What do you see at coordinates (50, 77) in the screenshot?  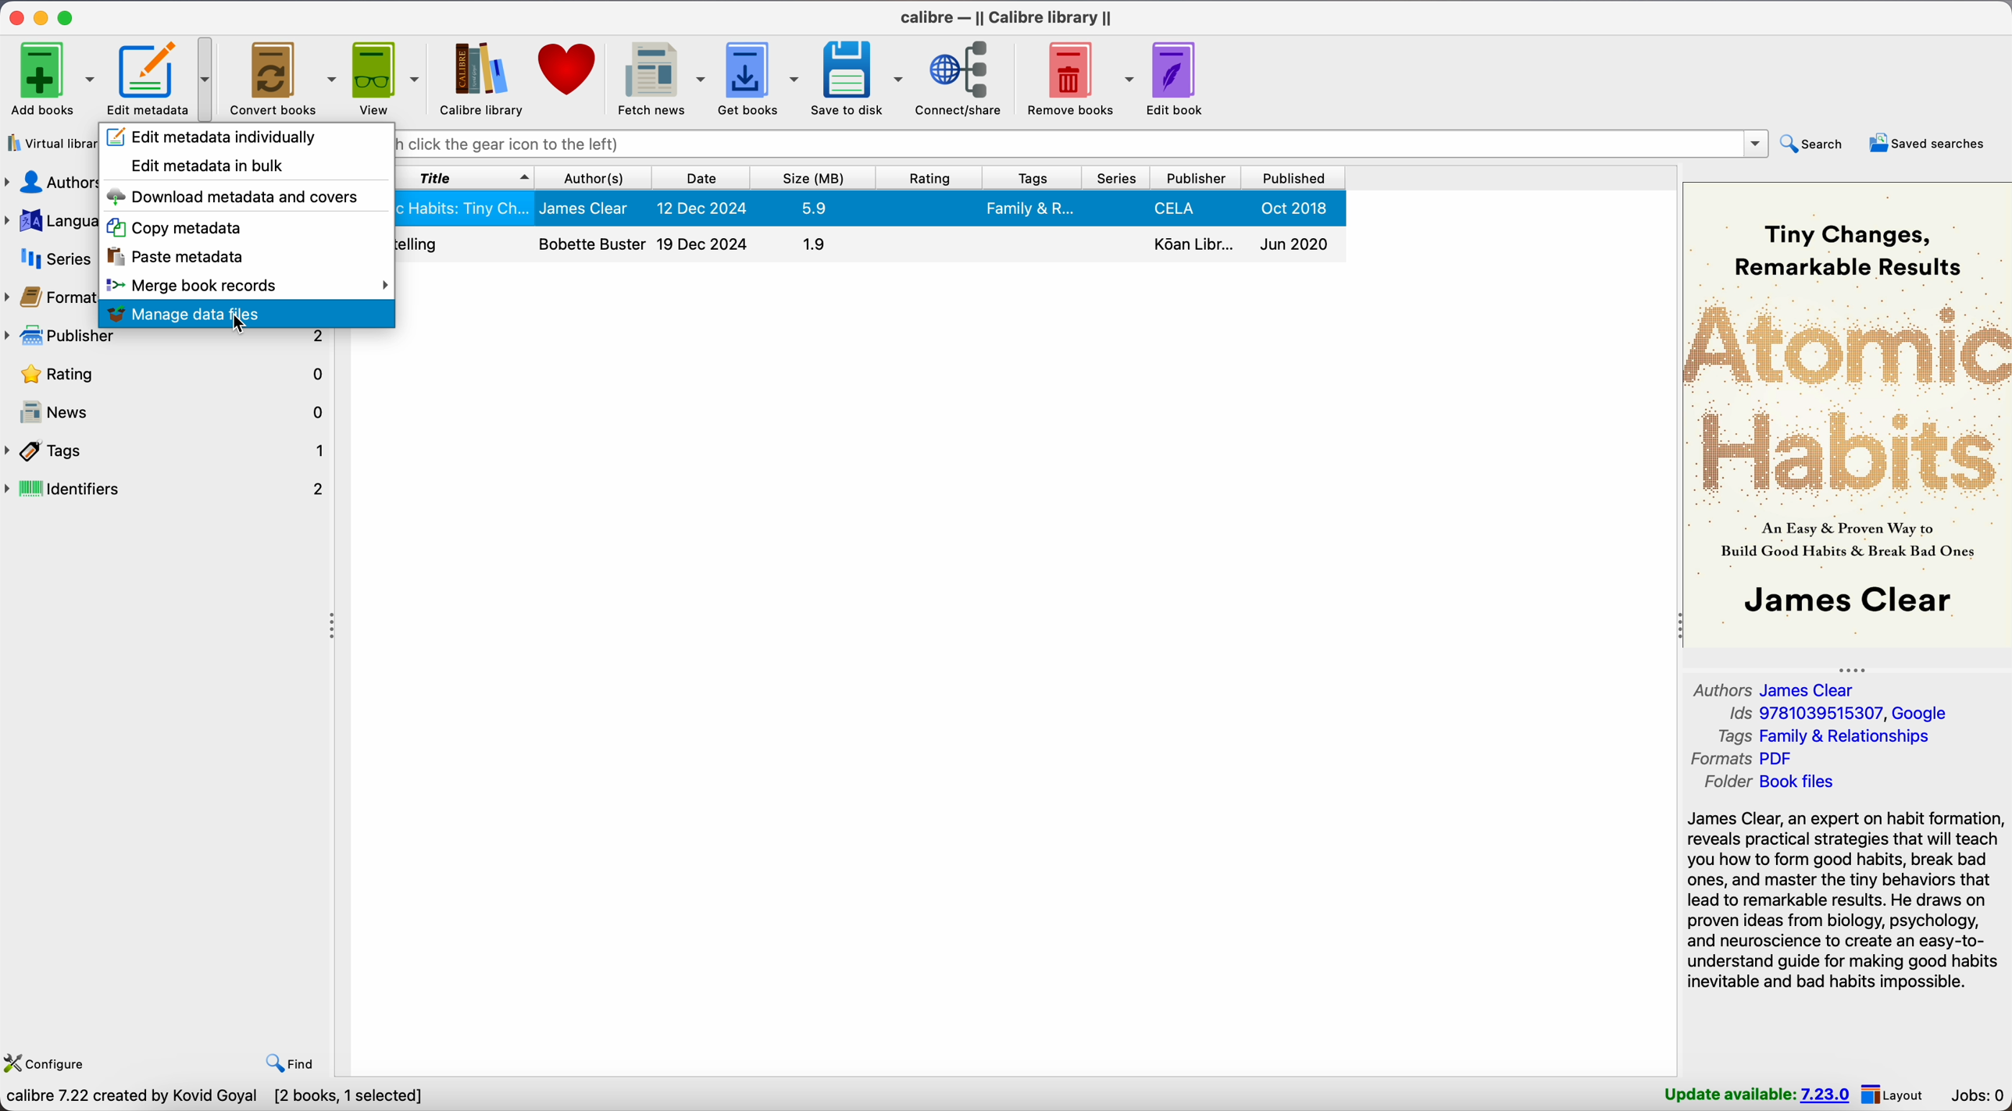 I see `Add books` at bounding box center [50, 77].